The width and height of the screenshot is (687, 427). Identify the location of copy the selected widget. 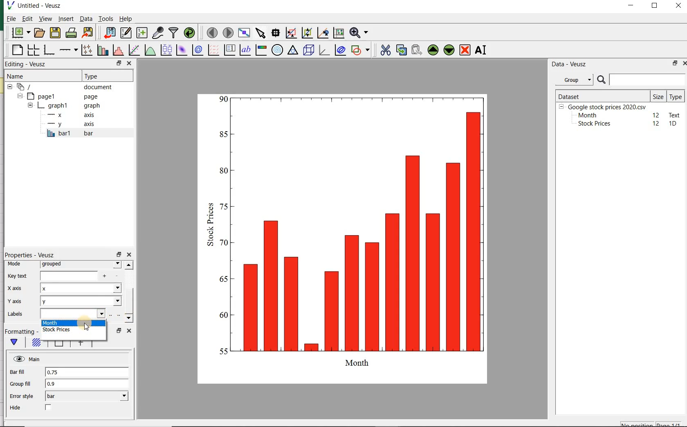
(401, 50).